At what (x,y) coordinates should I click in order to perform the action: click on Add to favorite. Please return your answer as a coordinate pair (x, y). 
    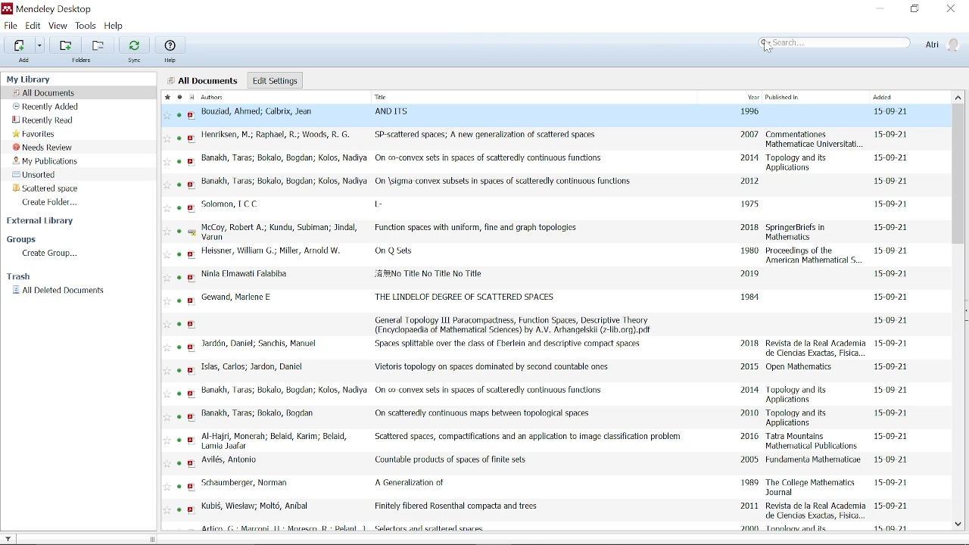
    Looking at the image, I should click on (167, 301).